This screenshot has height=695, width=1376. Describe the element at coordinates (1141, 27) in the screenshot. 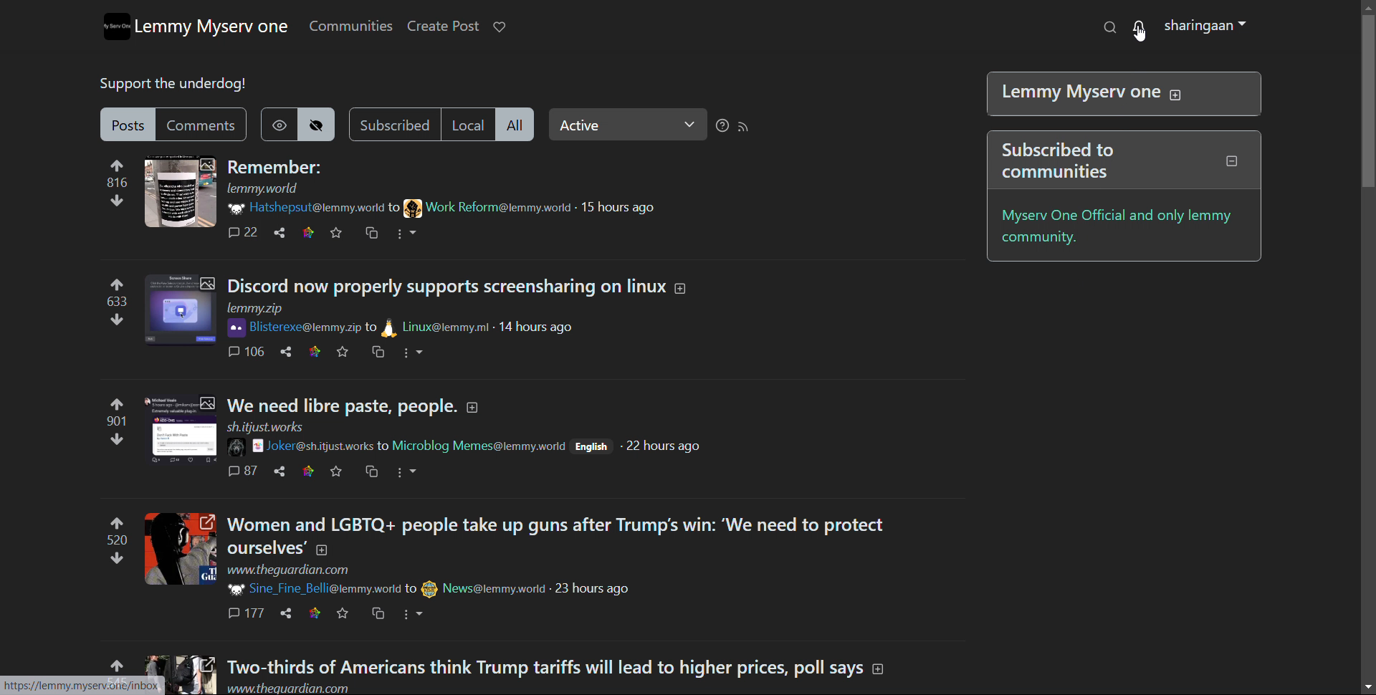

I see `notification` at that location.